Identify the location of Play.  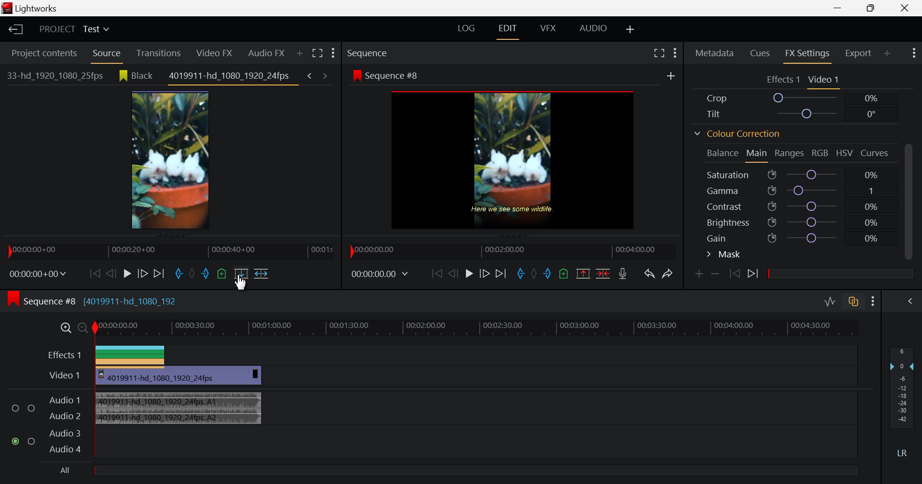
(469, 275).